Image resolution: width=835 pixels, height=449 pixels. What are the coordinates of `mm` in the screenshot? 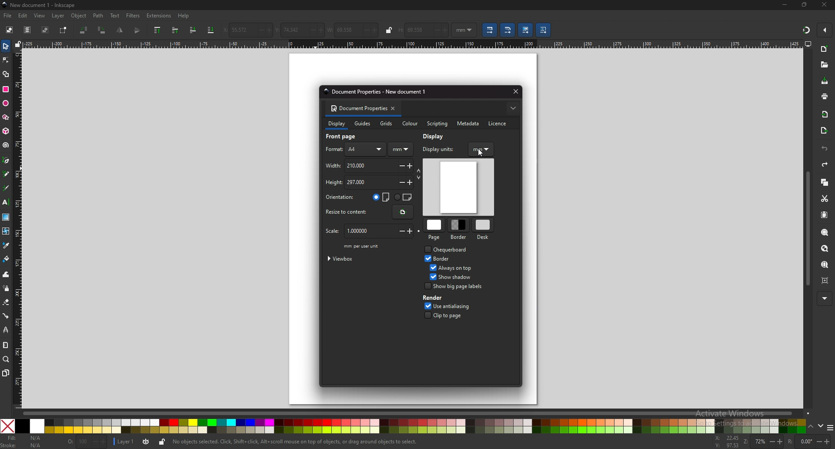 It's located at (459, 30).